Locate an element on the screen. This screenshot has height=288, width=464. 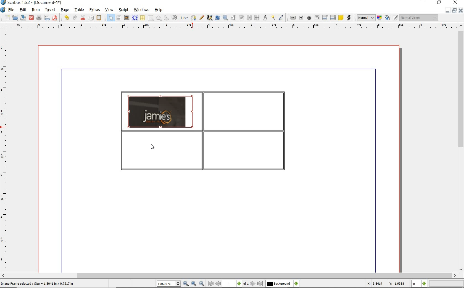
restore is located at coordinates (454, 11).